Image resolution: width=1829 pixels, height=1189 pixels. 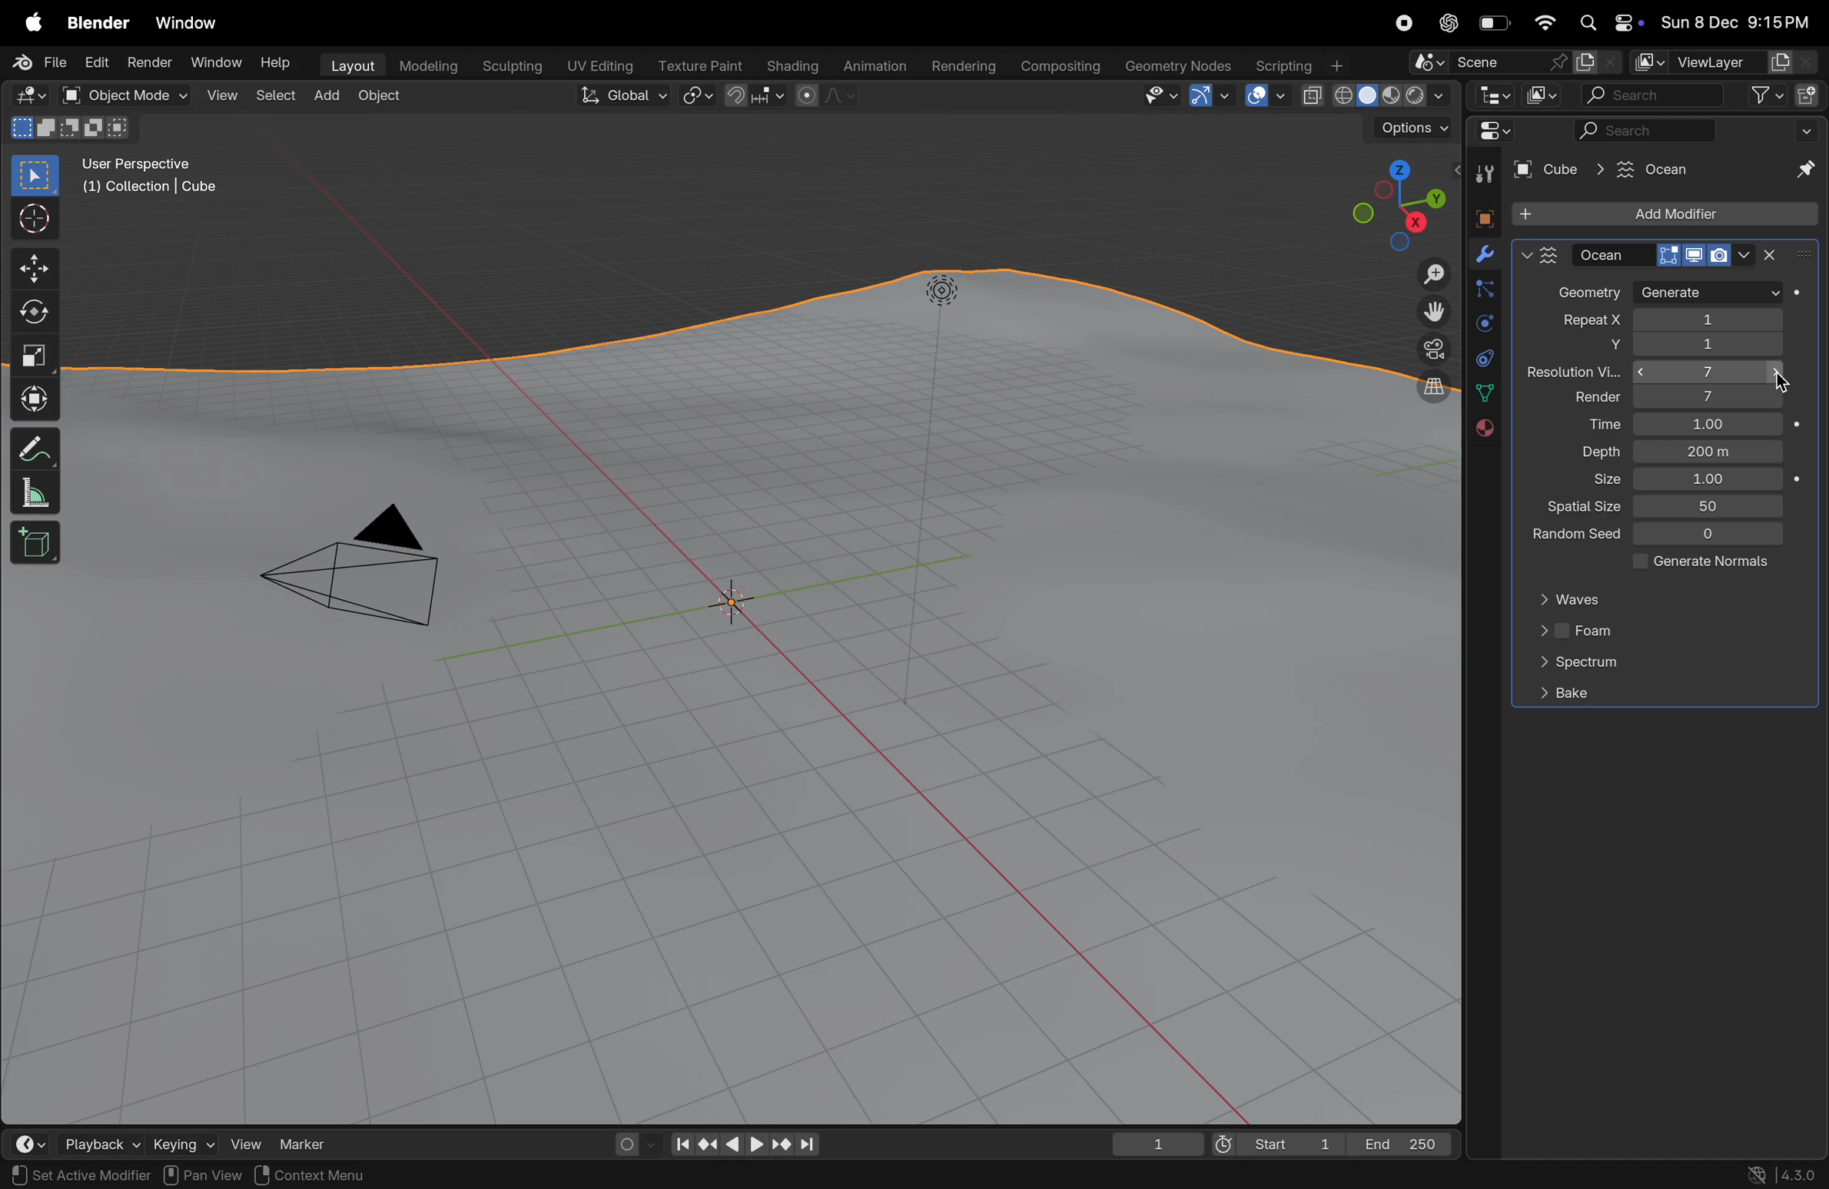 What do you see at coordinates (1425, 390) in the screenshot?
I see `switch current view` at bounding box center [1425, 390].